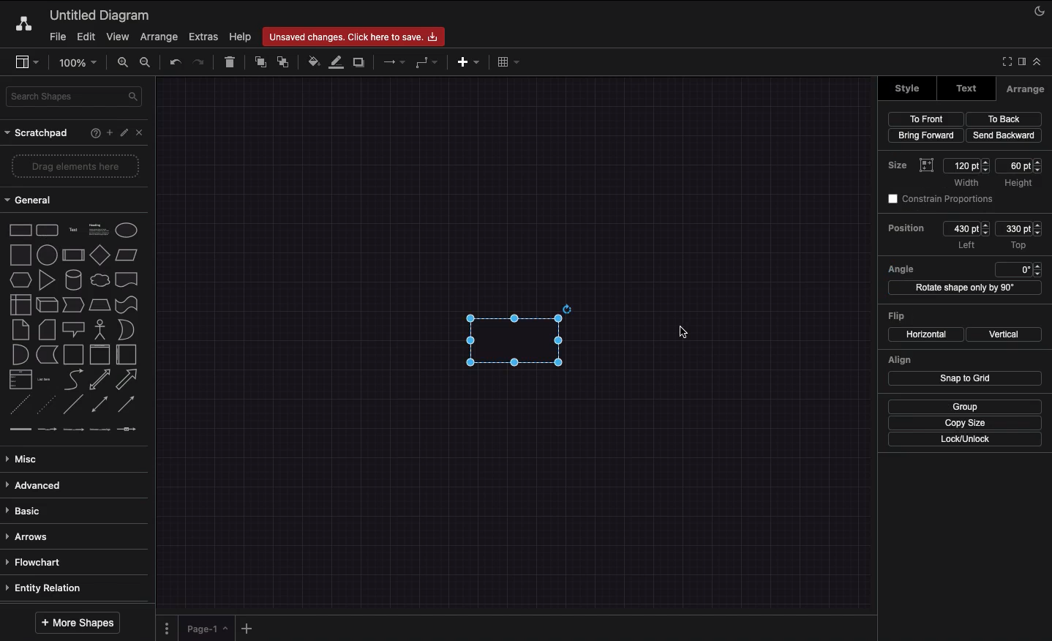 The image size is (1052, 641). Describe the element at coordinates (969, 89) in the screenshot. I see `Text` at that location.